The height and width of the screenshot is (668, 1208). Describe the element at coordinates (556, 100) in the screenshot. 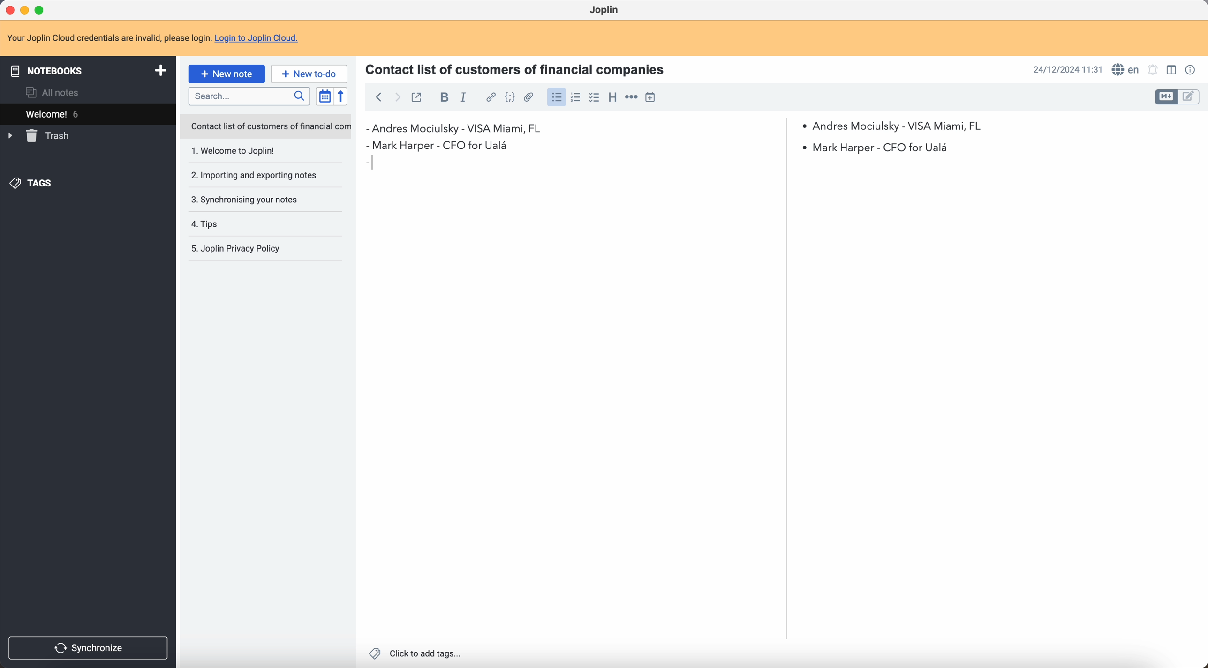

I see `click on bulleted list` at that location.